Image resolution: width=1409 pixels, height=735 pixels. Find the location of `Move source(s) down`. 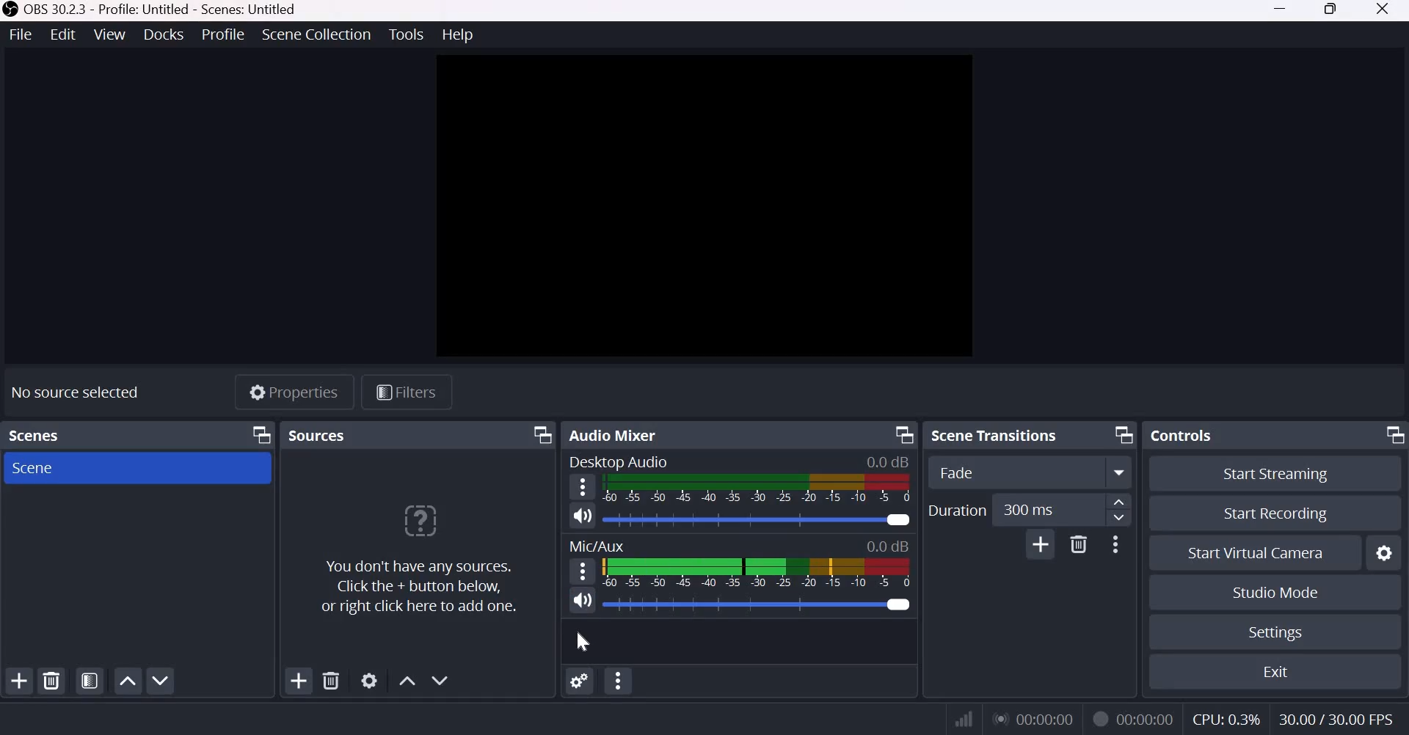

Move source(s) down is located at coordinates (440, 679).